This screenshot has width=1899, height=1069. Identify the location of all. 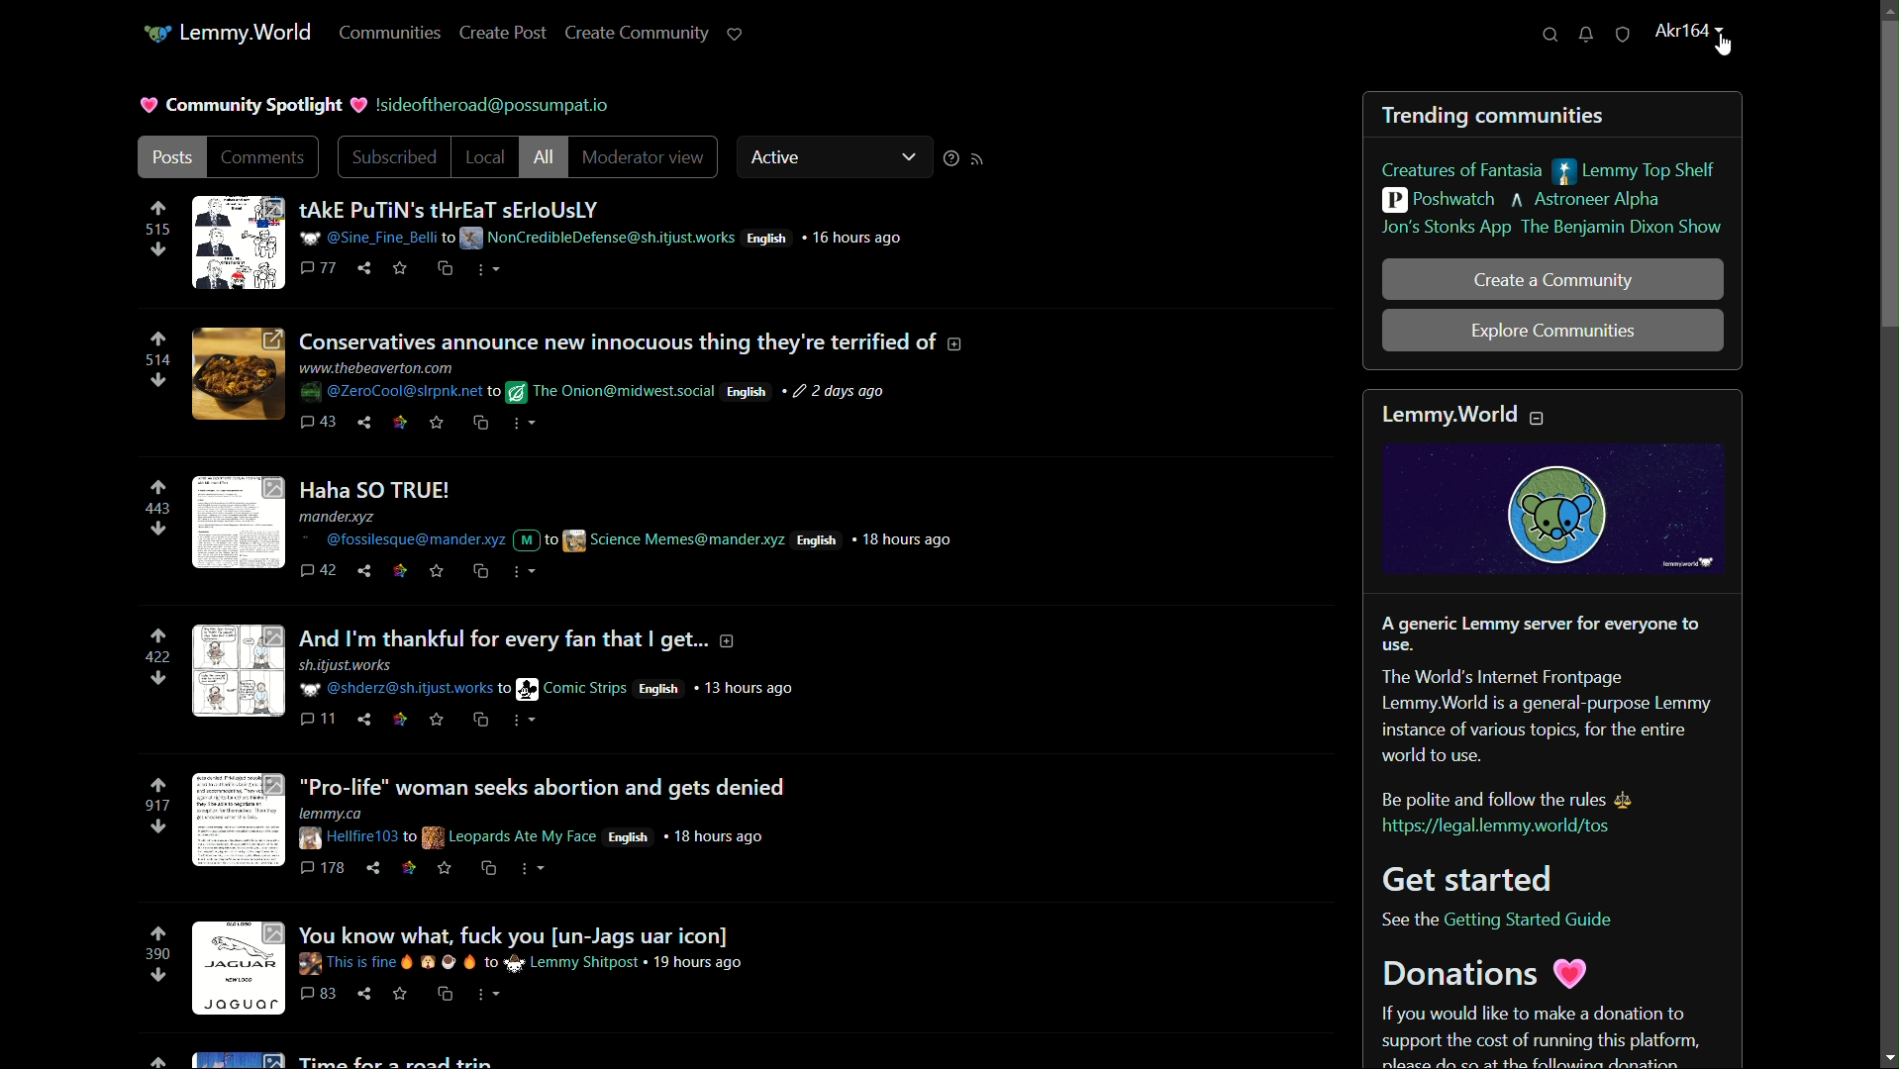
(543, 157).